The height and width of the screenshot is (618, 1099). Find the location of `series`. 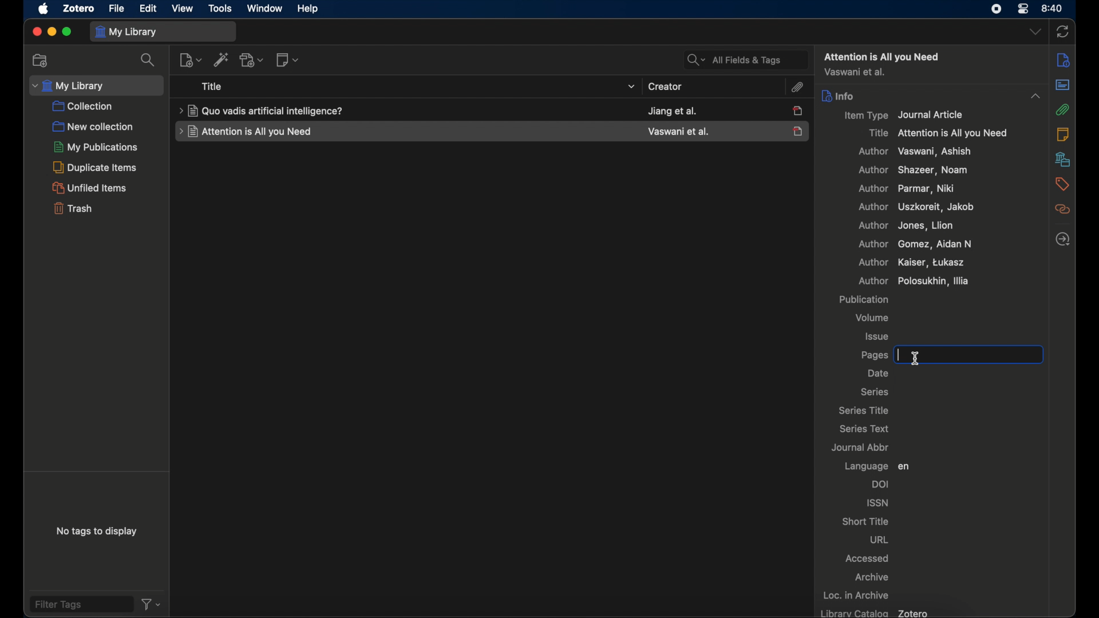

series is located at coordinates (876, 392).